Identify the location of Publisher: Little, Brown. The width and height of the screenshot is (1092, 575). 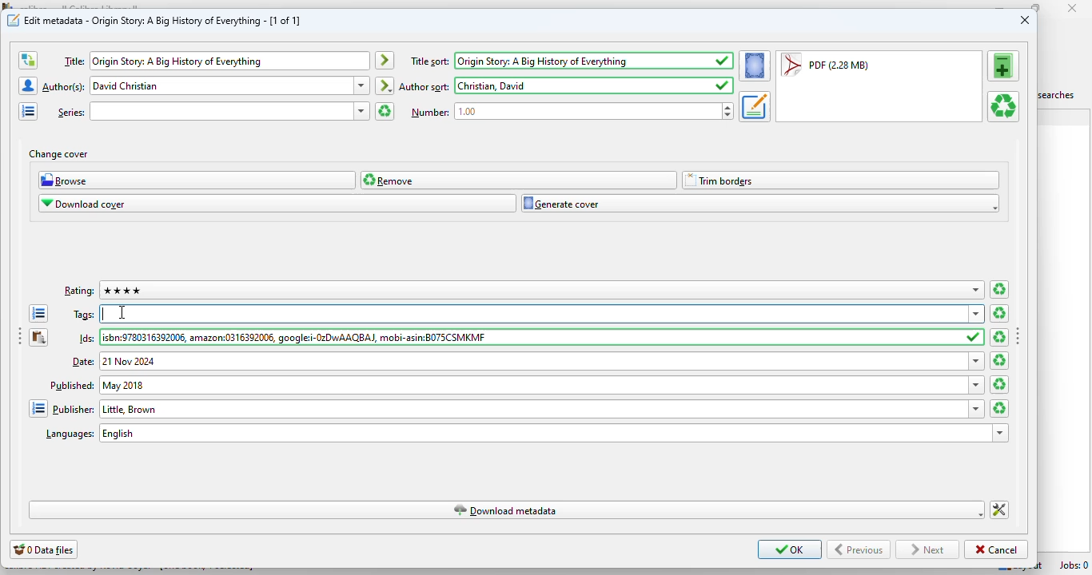
(533, 409).